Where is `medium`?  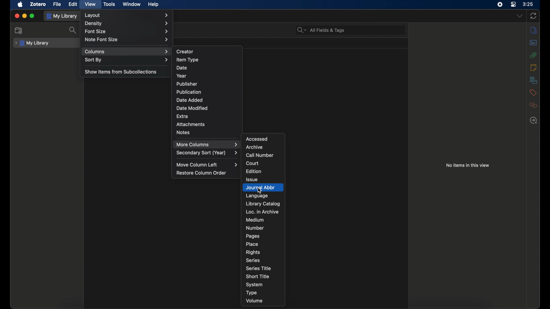
medium is located at coordinates (255, 220).